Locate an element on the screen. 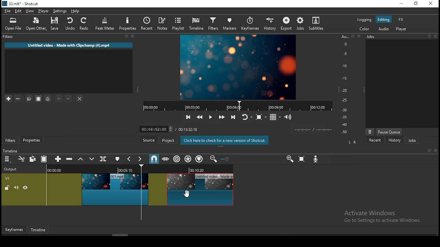 The width and height of the screenshot is (440, 247). playlist is located at coordinates (179, 24).